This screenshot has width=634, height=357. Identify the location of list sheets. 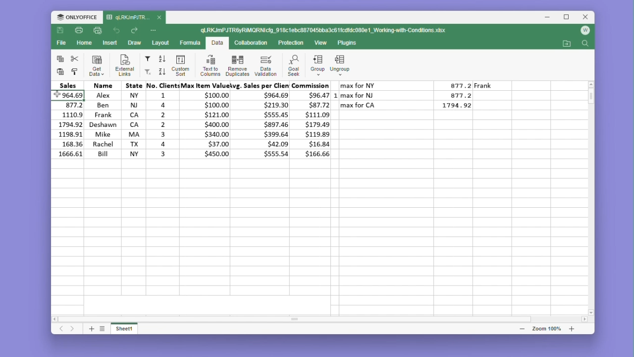
(103, 328).